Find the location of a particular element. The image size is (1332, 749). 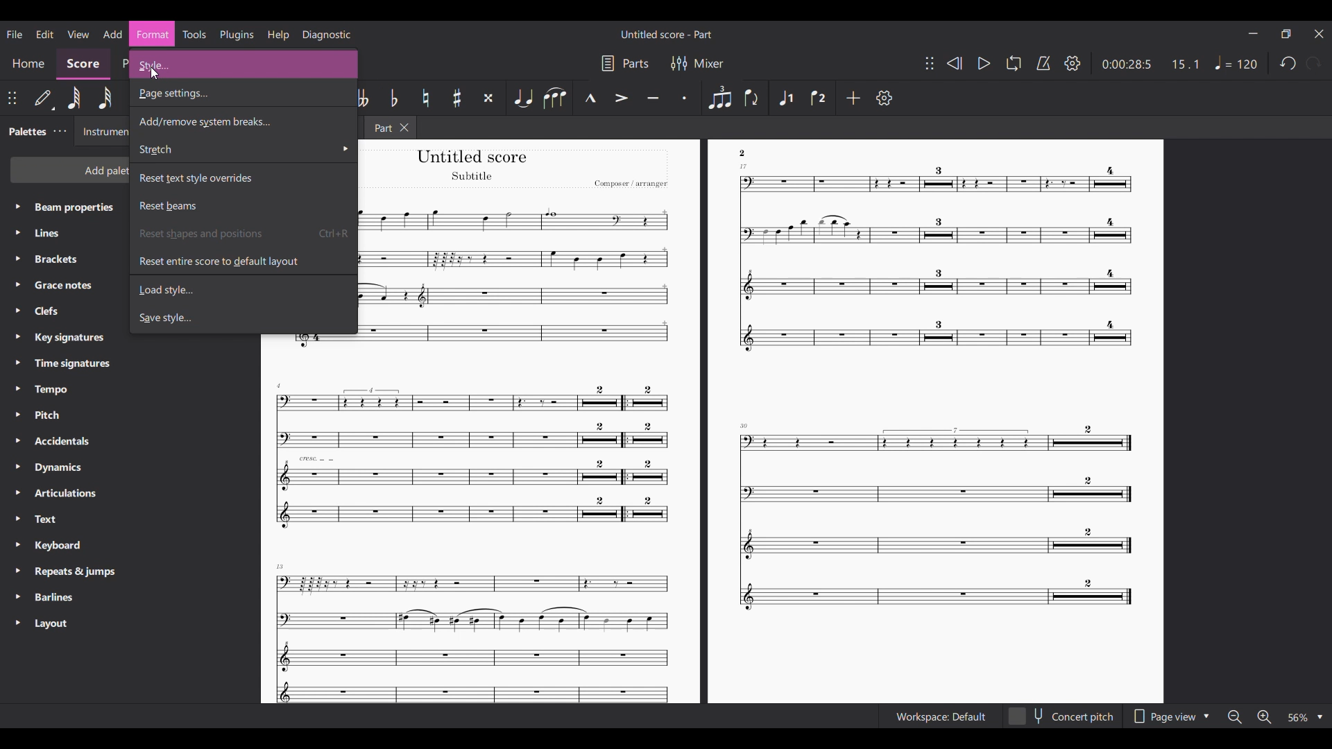

Time signatures is located at coordinates (66, 365).